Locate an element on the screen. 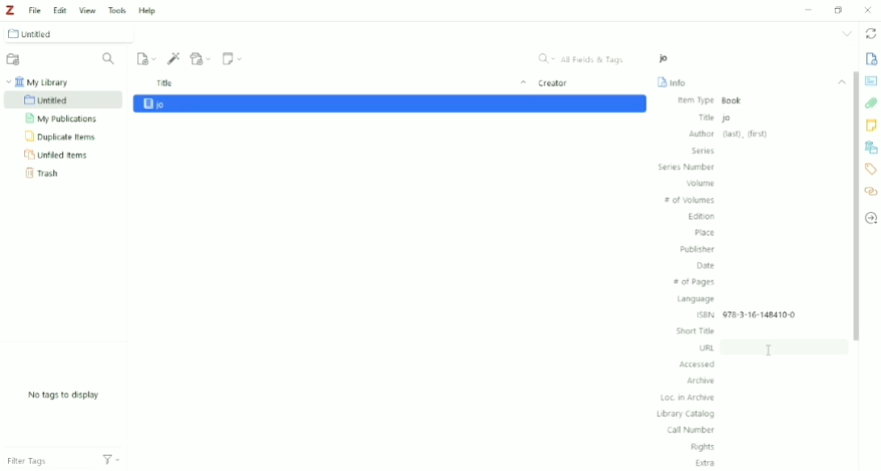 The image size is (881, 471). View is located at coordinates (86, 11).